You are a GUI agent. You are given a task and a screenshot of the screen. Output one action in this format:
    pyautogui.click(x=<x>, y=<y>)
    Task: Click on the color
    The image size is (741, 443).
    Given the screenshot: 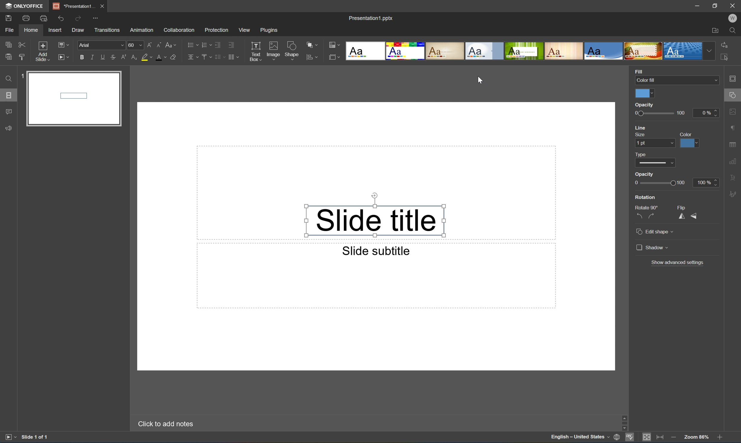 What is the action you would take?
    pyautogui.click(x=689, y=144)
    